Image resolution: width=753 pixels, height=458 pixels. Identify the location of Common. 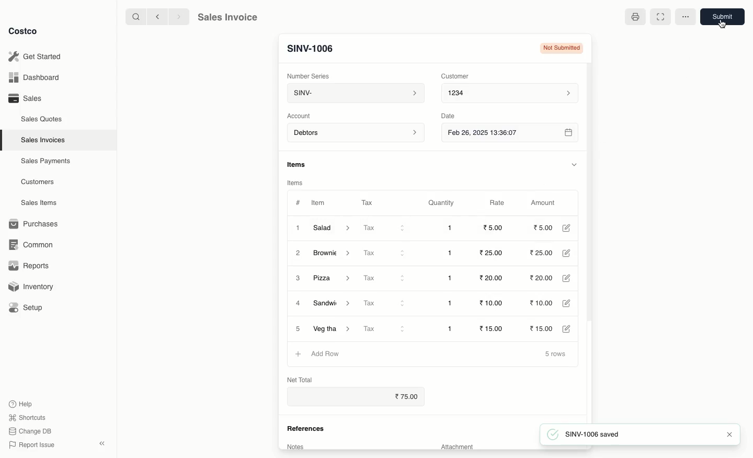
(36, 245).